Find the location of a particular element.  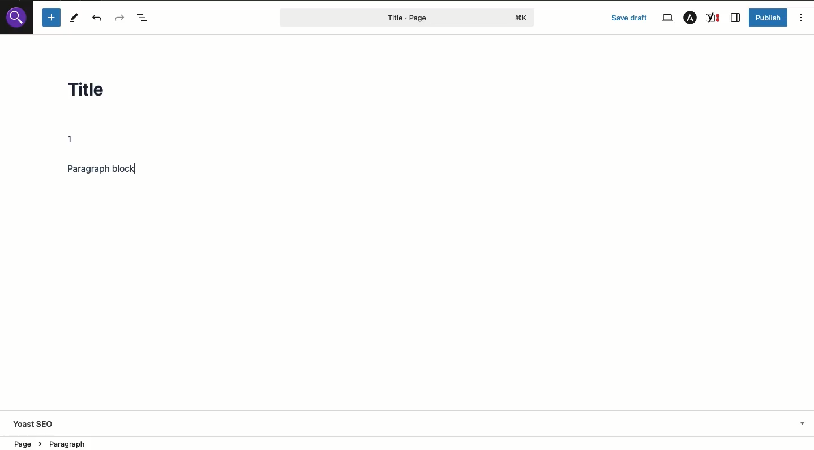

Location is located at coordinates (62, 443).